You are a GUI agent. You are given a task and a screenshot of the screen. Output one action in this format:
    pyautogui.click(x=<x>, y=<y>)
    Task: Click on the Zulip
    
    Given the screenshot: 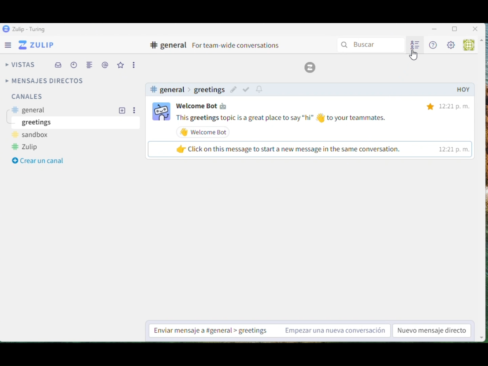 What is the action you would take?
    pyautogui.click(x=310, y=68)
    